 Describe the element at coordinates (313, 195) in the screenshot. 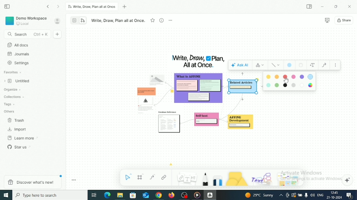

I see `Speakers` at that location.